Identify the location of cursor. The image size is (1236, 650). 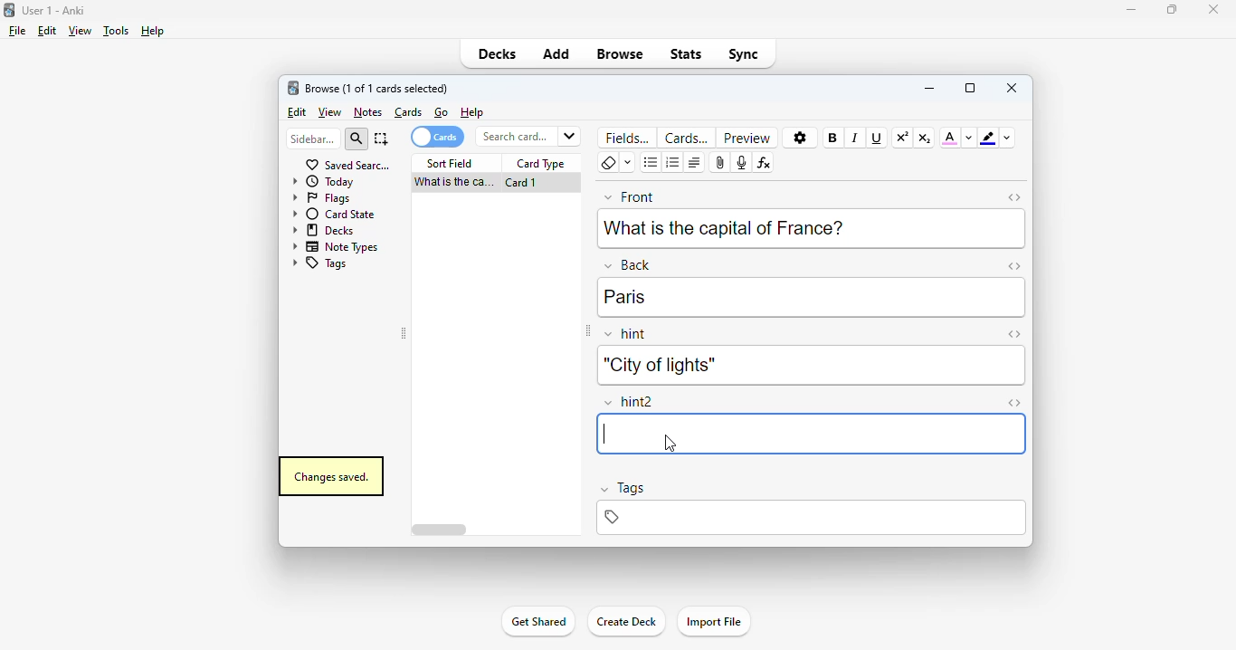
(670, 444).